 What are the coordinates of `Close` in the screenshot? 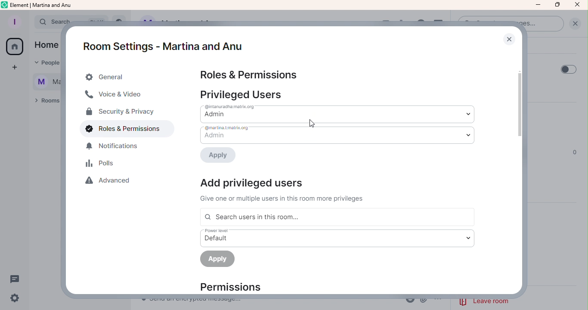 It's located at (509, 39).